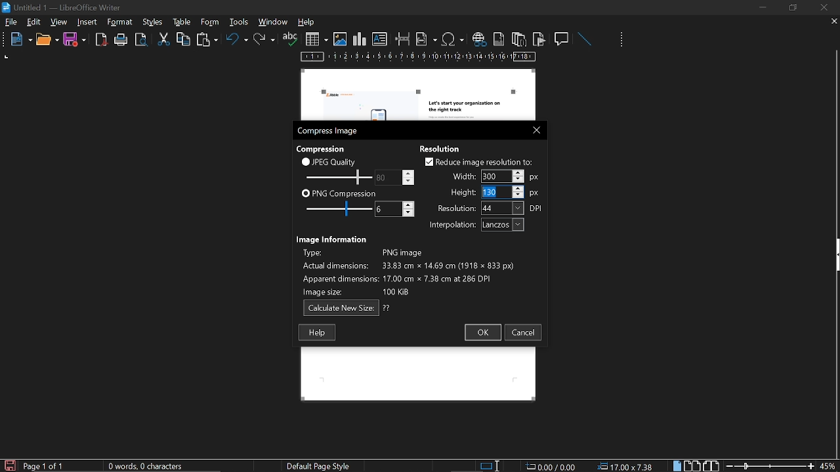 The width and height of the screenshot is (840, 472). What do you see at coordinates (479, 161) in the screenshot?
I see `reduce image resolution` at bounding box center [479, 161].